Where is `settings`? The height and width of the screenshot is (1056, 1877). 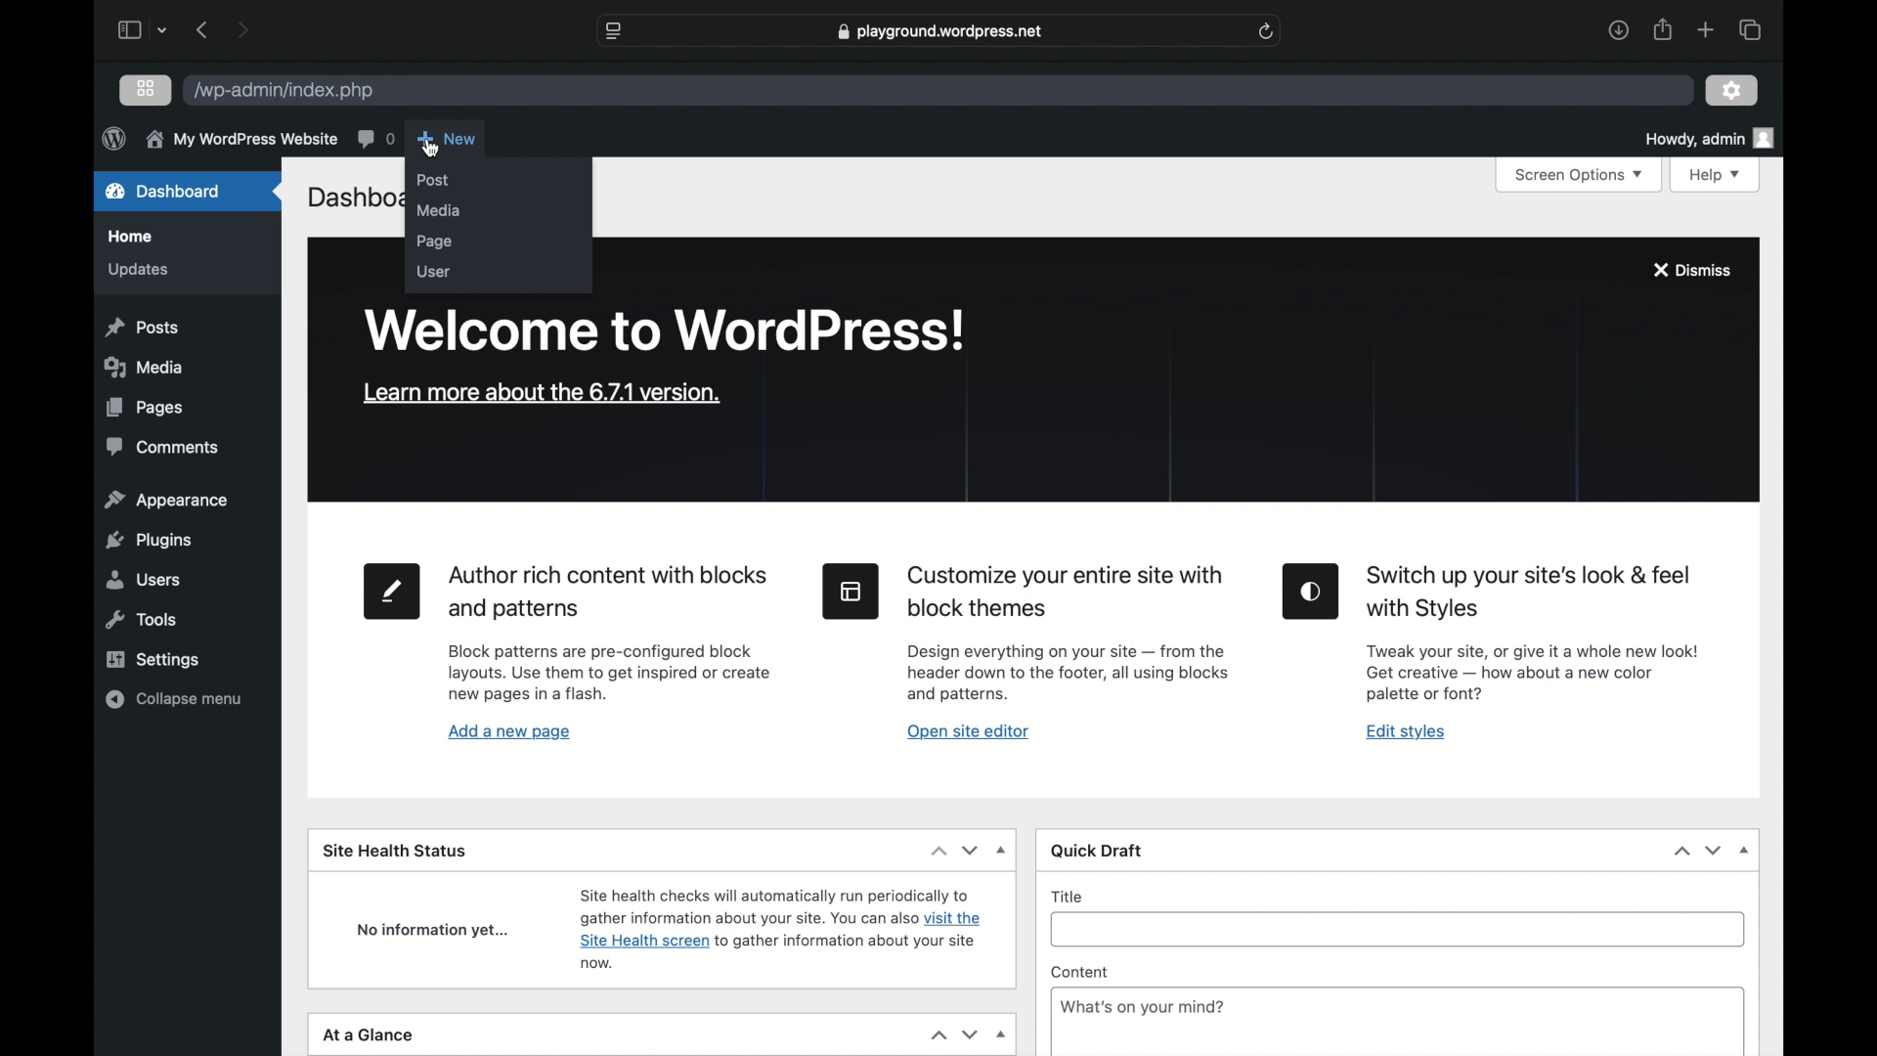
settings is located at coordinates (155, 660).